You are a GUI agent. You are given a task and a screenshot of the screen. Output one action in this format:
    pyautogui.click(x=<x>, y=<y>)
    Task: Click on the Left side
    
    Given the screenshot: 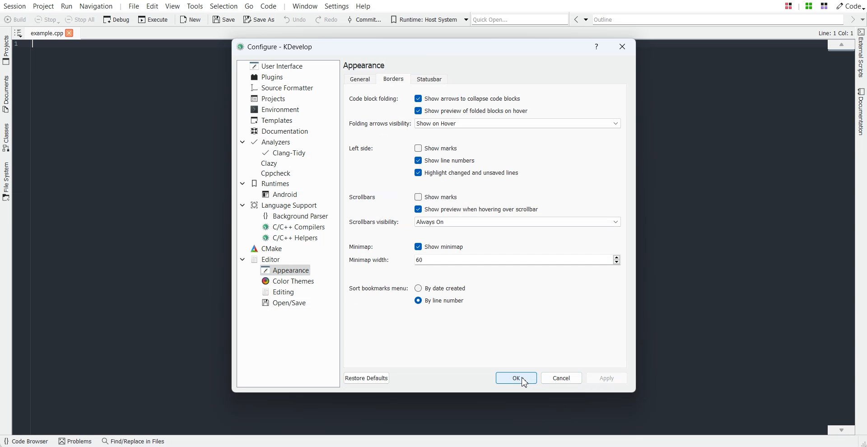 What is the action you would take?
    pyautogui.click(x=361, y=149)
    